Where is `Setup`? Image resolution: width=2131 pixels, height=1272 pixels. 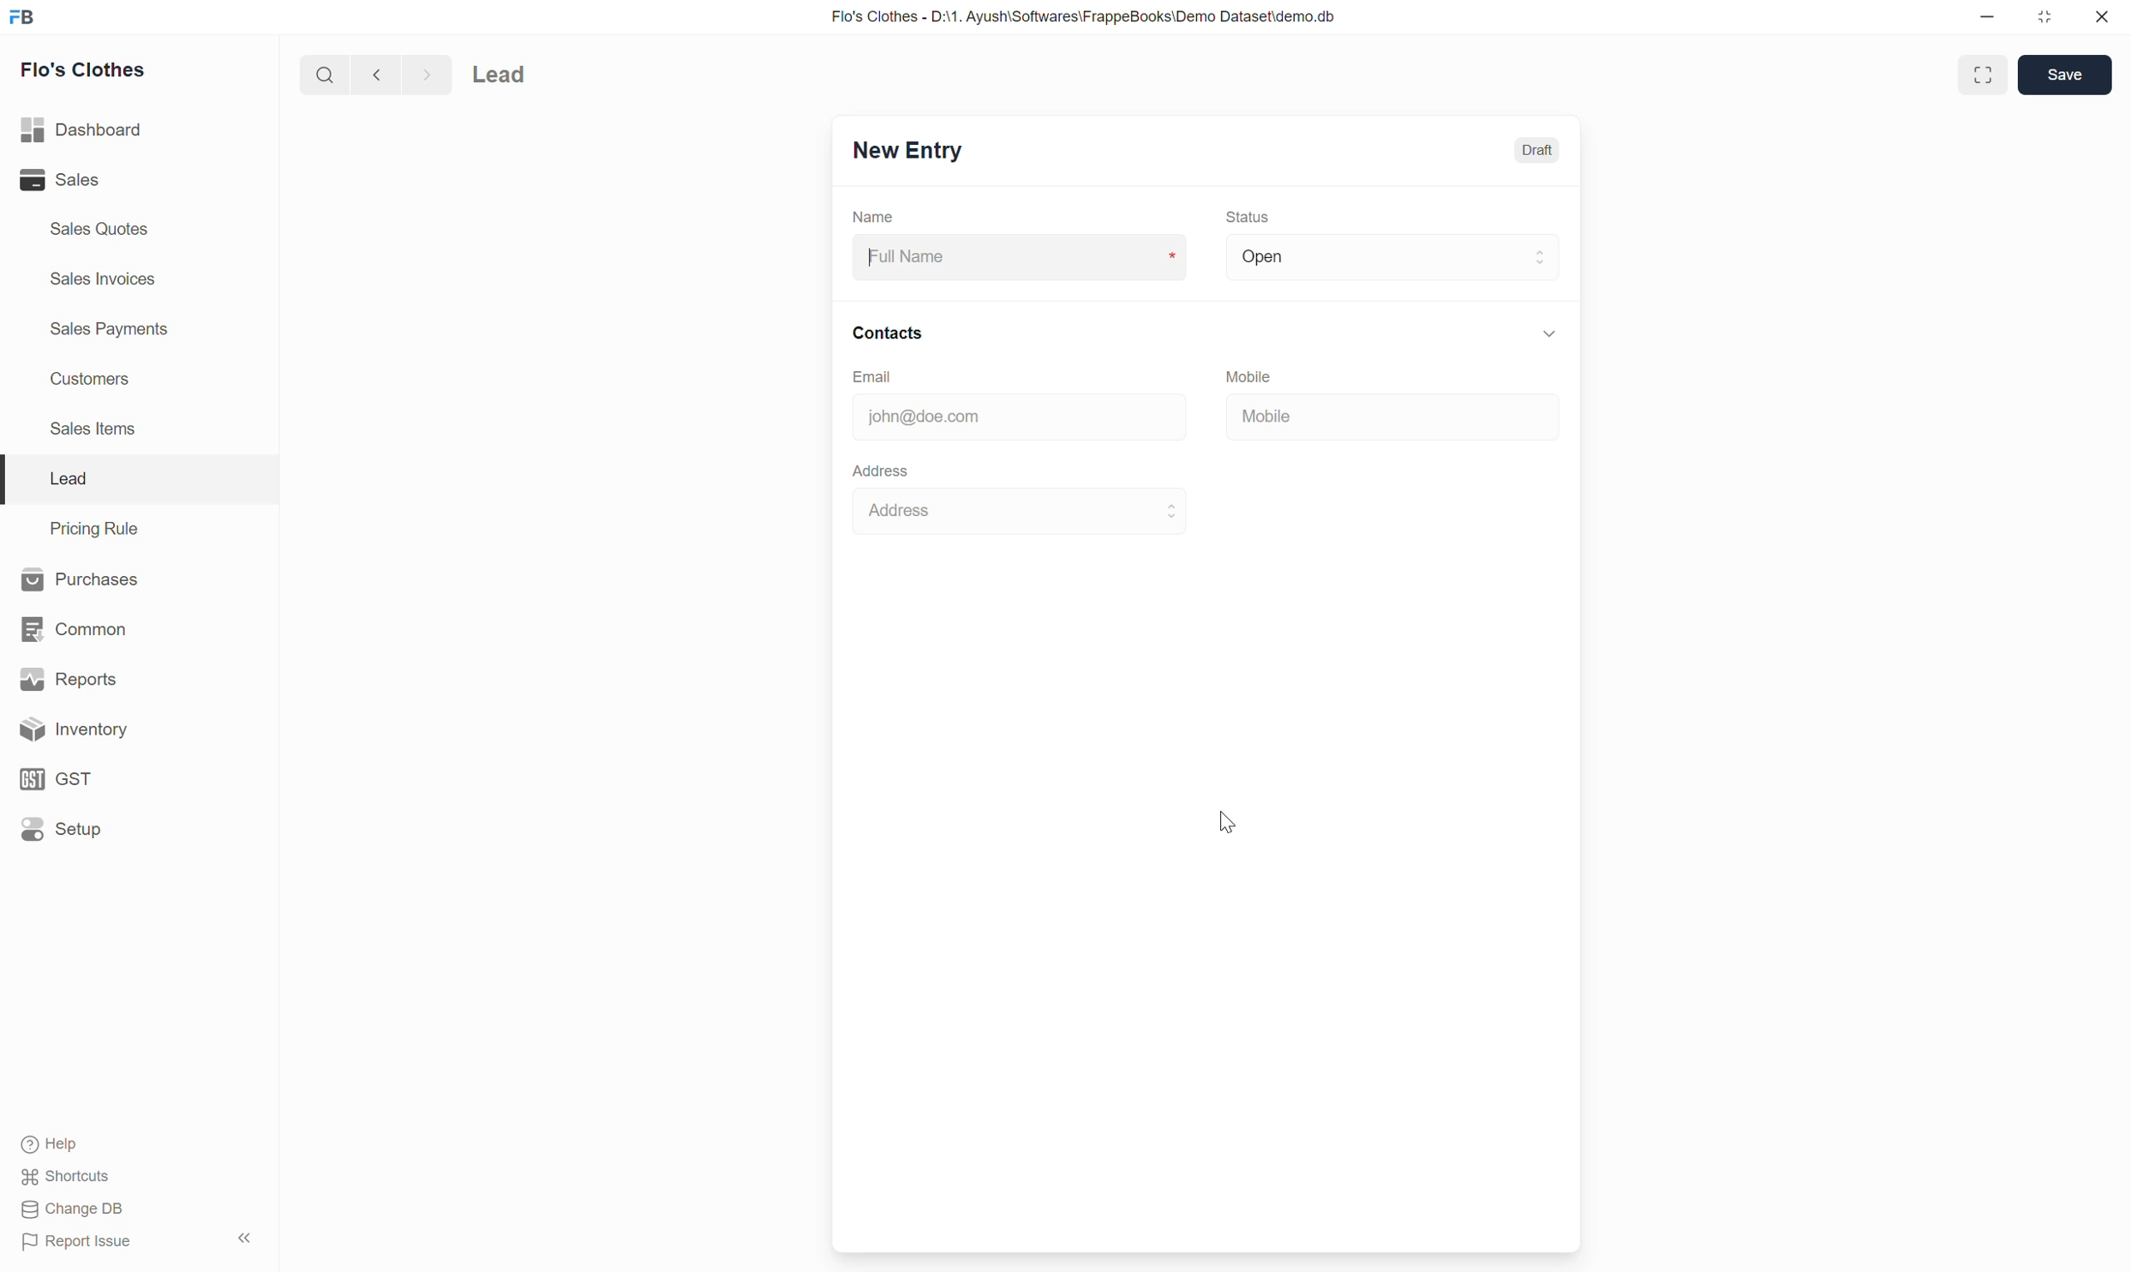 Setup is located at coordinates (62, 830).